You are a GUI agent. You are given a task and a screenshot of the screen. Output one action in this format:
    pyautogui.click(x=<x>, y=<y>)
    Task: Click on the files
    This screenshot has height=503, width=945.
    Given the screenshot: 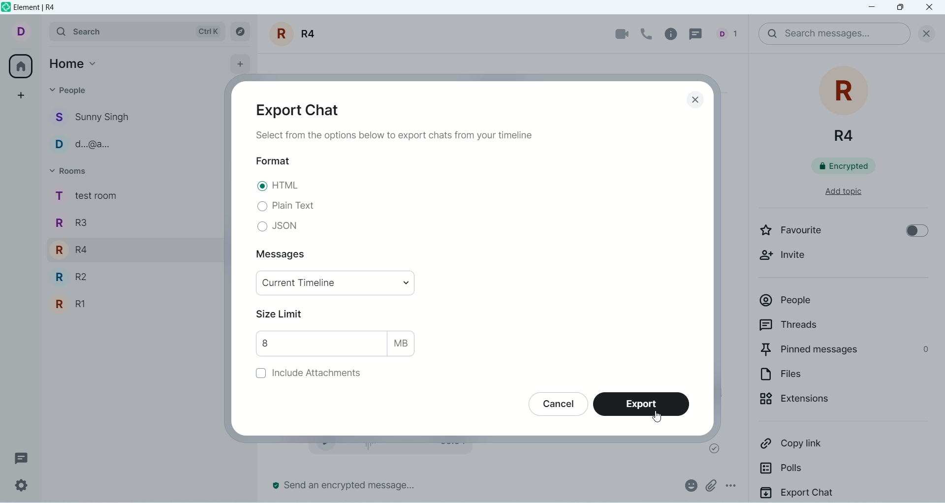 What is the action you would take?
    pyautogui.click(x=820, y=375)
    